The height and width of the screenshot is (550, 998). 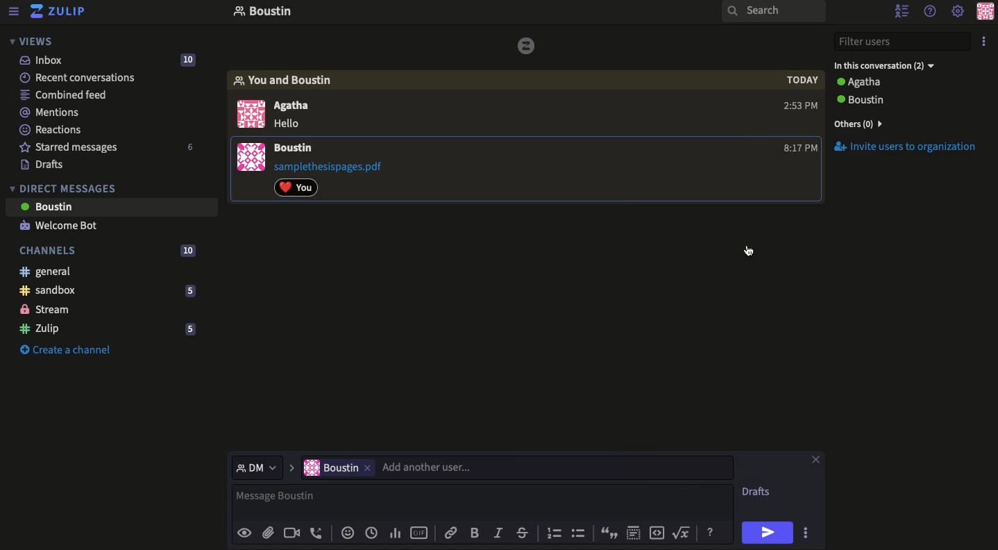 I want to click on Quote, so click(x=609, y=533).